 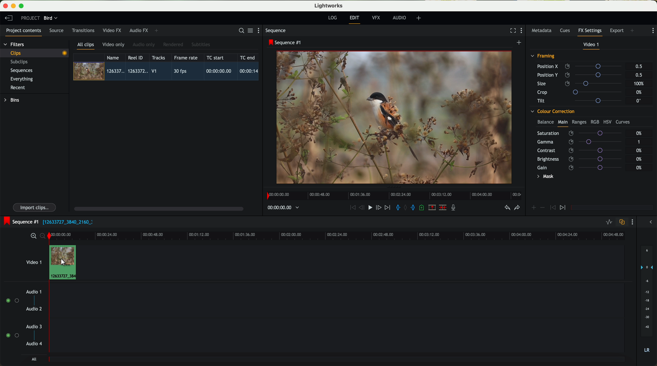 I want to click on contrast, so click(x=583, y=150).